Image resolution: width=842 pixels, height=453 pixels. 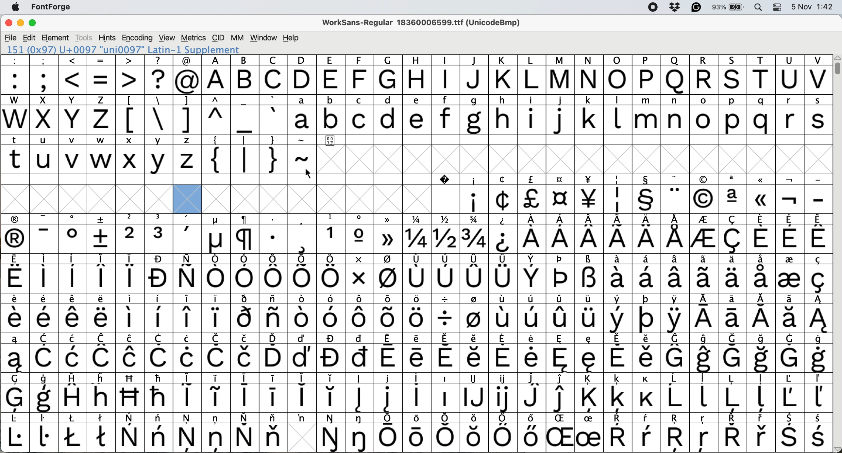 I want to click on symbol, so click(x=734, y=273).